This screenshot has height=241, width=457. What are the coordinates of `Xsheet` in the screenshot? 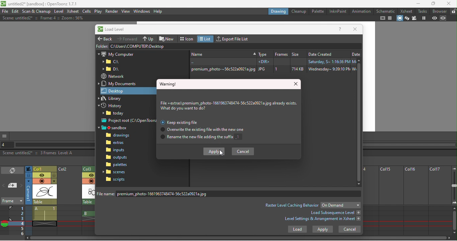 It's located at (407, 11).